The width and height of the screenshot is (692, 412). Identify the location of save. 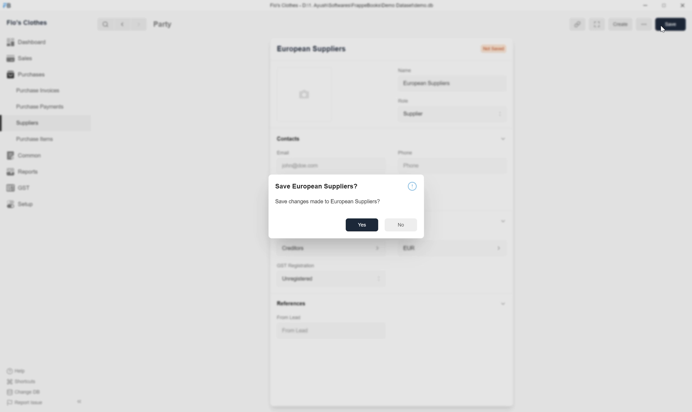
(669, 24).